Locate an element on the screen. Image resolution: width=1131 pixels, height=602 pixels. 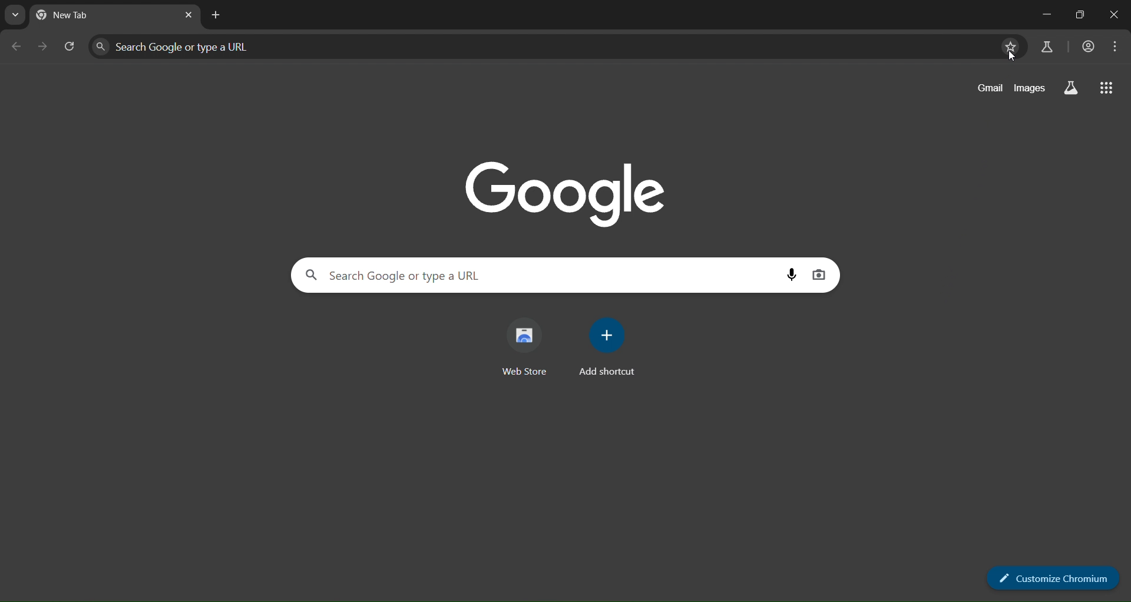
voice search is located at coordinates (792, 274).